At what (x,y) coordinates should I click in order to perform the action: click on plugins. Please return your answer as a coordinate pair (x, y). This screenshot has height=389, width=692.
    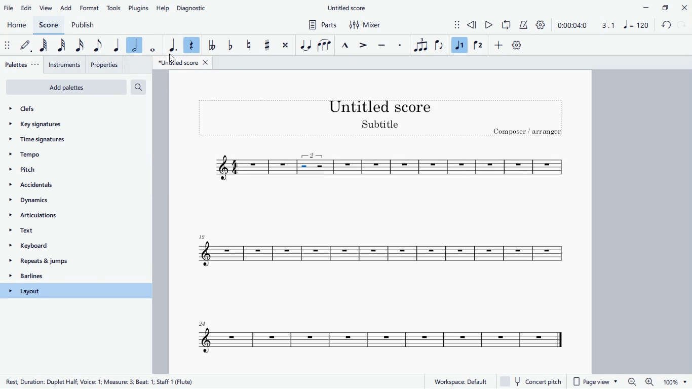
    Looking at the image, I should click on (139, 8).